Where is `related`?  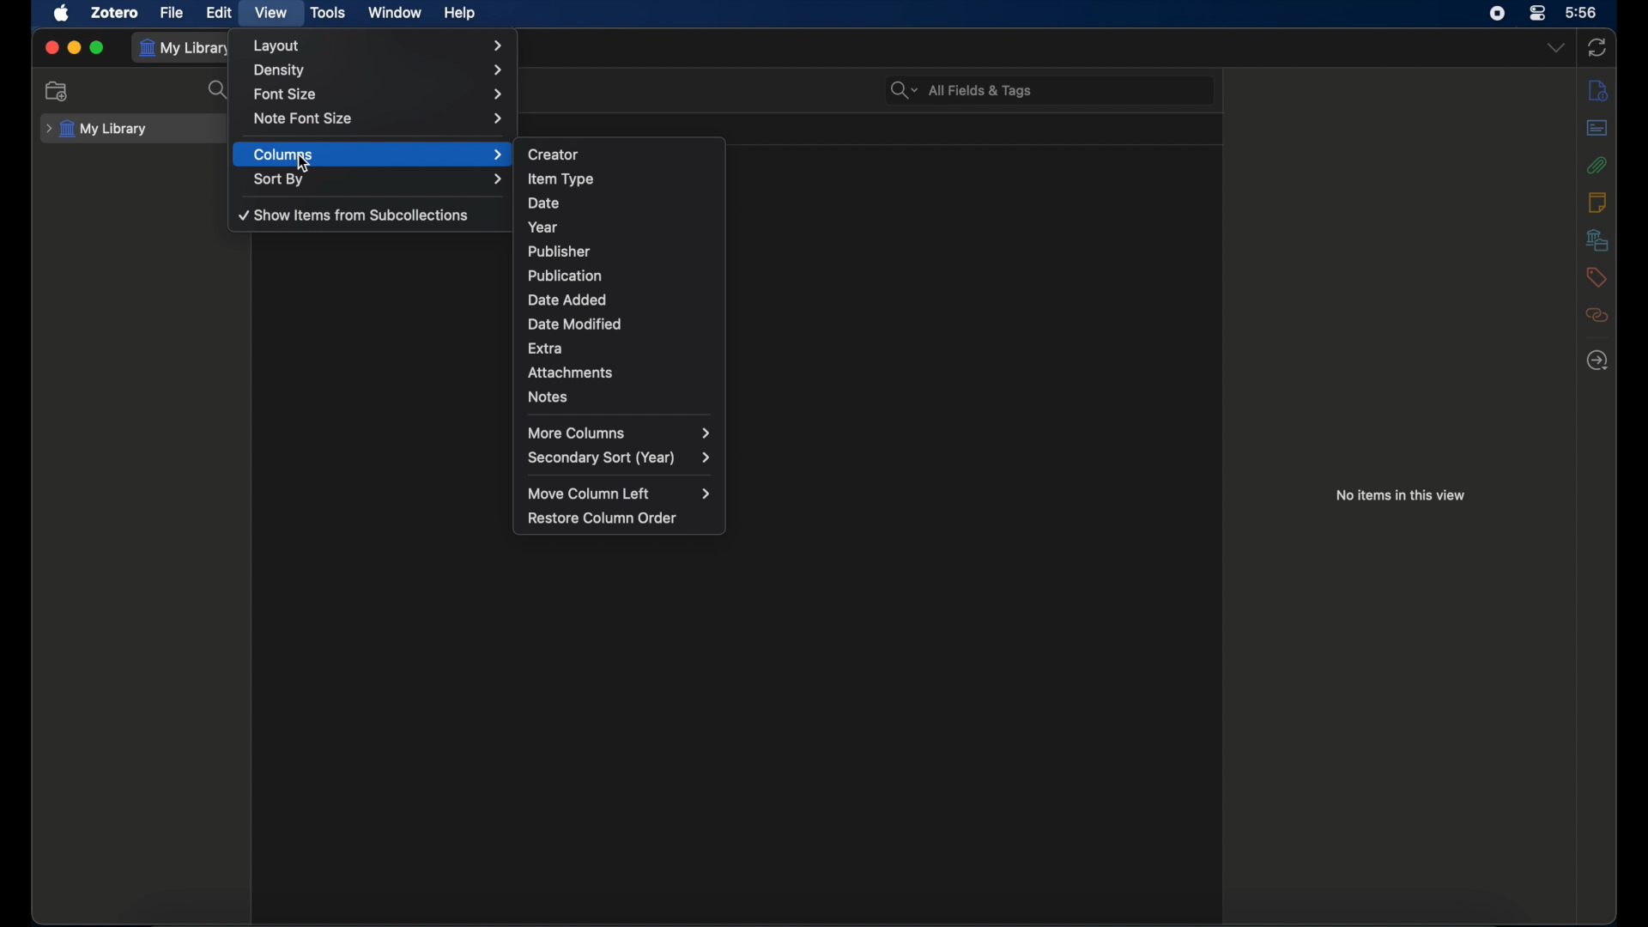 related is located at coordinates (1596, 315).